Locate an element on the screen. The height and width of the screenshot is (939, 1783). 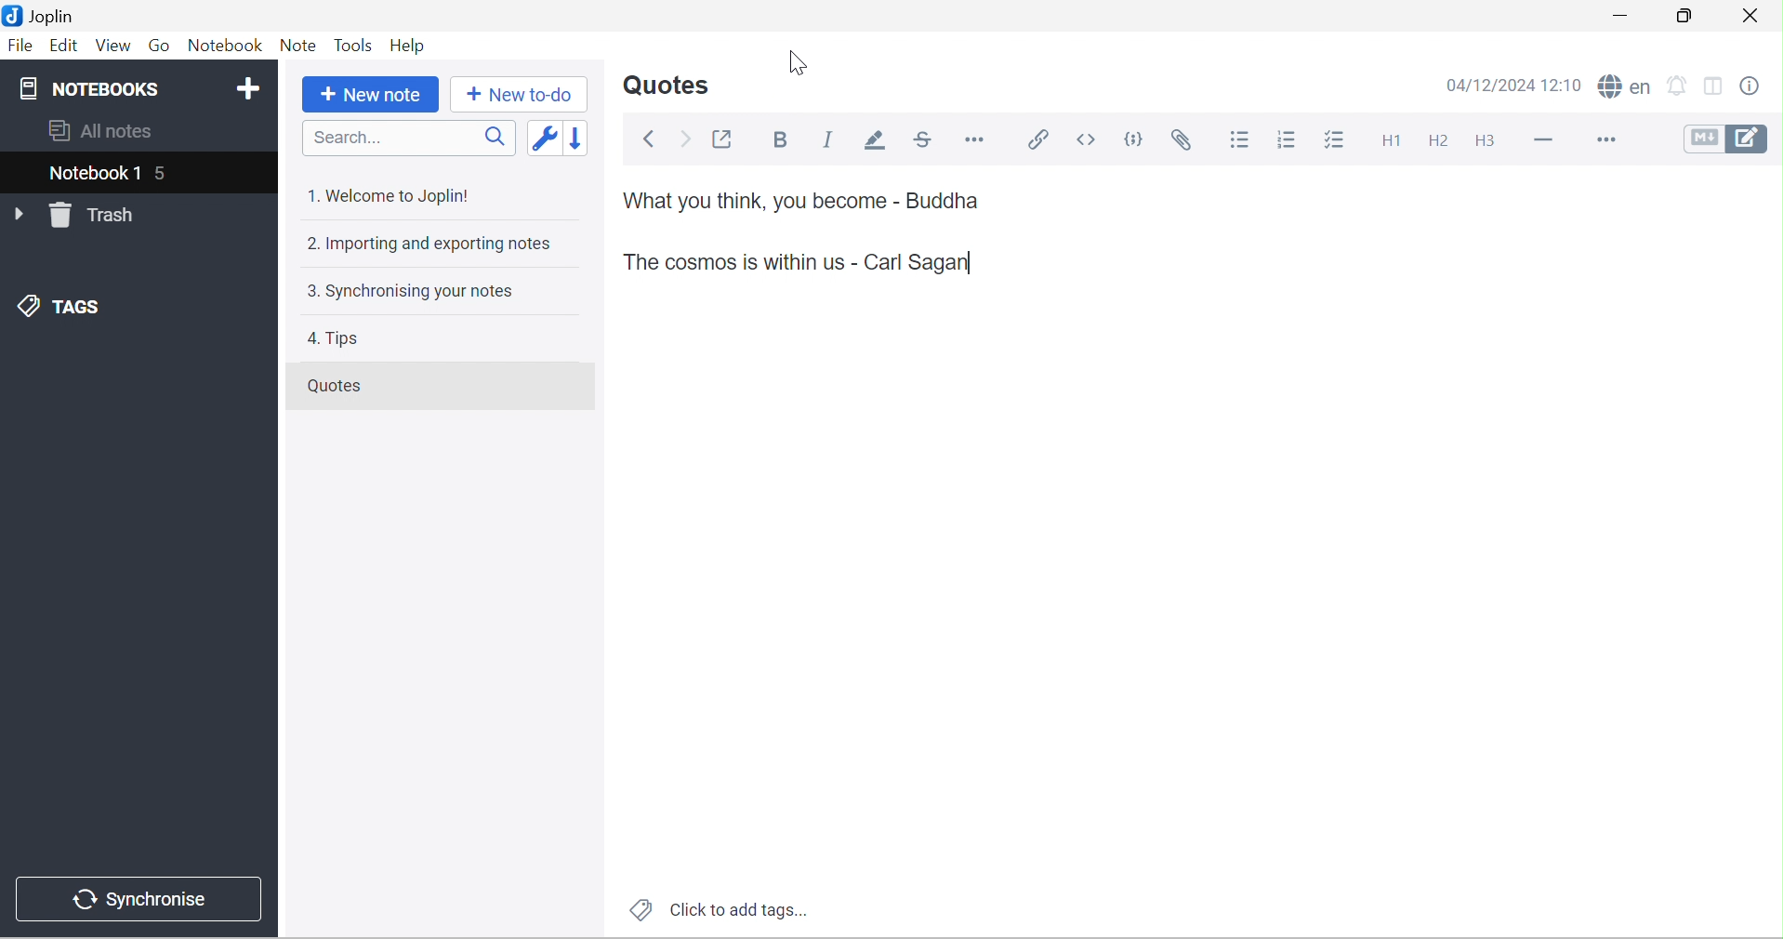
New note is located at coordinates (368, 98).